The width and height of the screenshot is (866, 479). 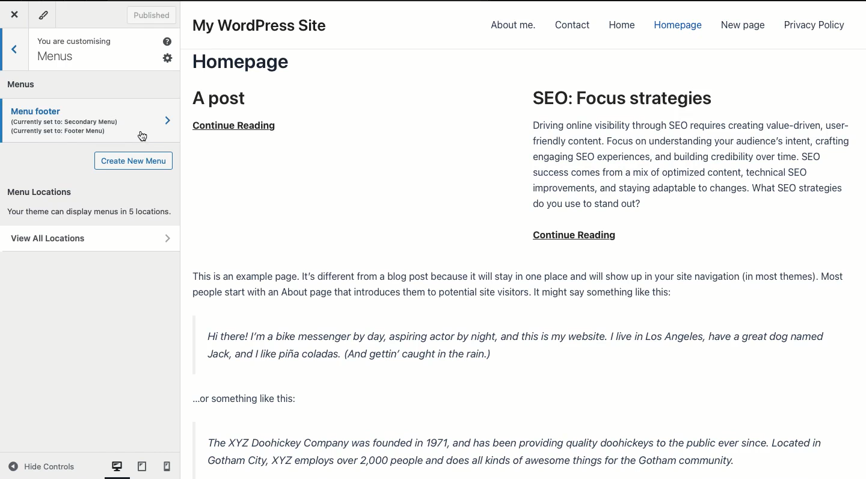 What do you see at coordinates (262, 26) in the screenshot?
I see `My WordPress Site` at bounding box center [262, 26].